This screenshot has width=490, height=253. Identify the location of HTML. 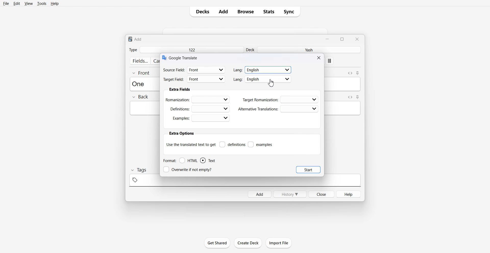
(189, 160).